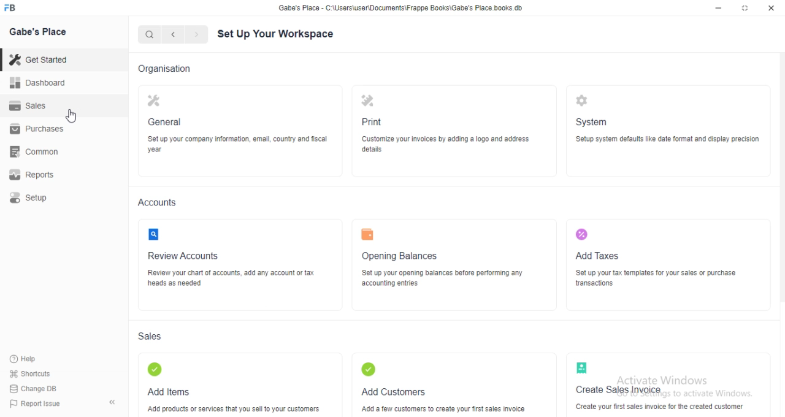 Image resolution: width=785 pixels, height=417 pixels. I want to click on Organisation, so click(166, 67).